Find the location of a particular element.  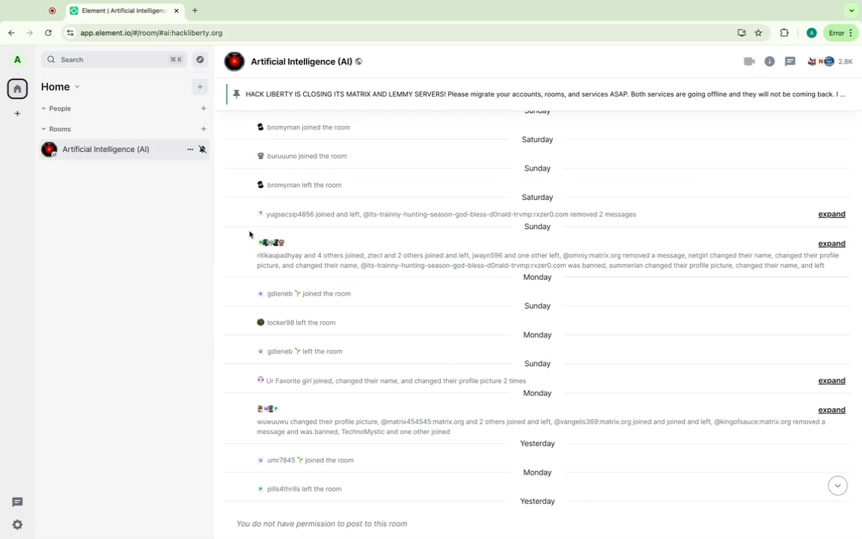

Day is located at coordinates (539, 395).